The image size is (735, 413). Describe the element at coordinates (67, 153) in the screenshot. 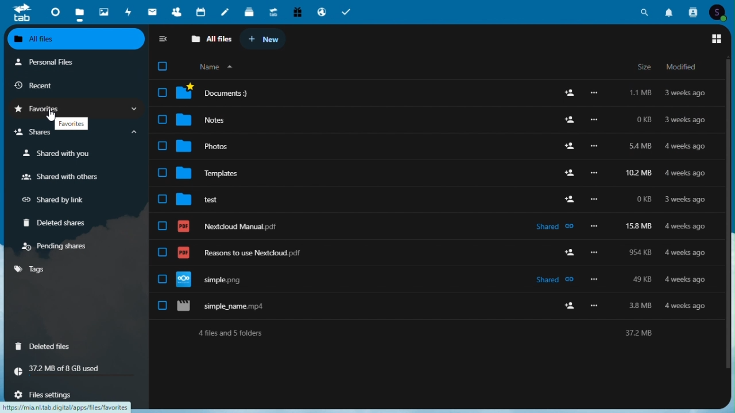

I see `shared with you` at that location.